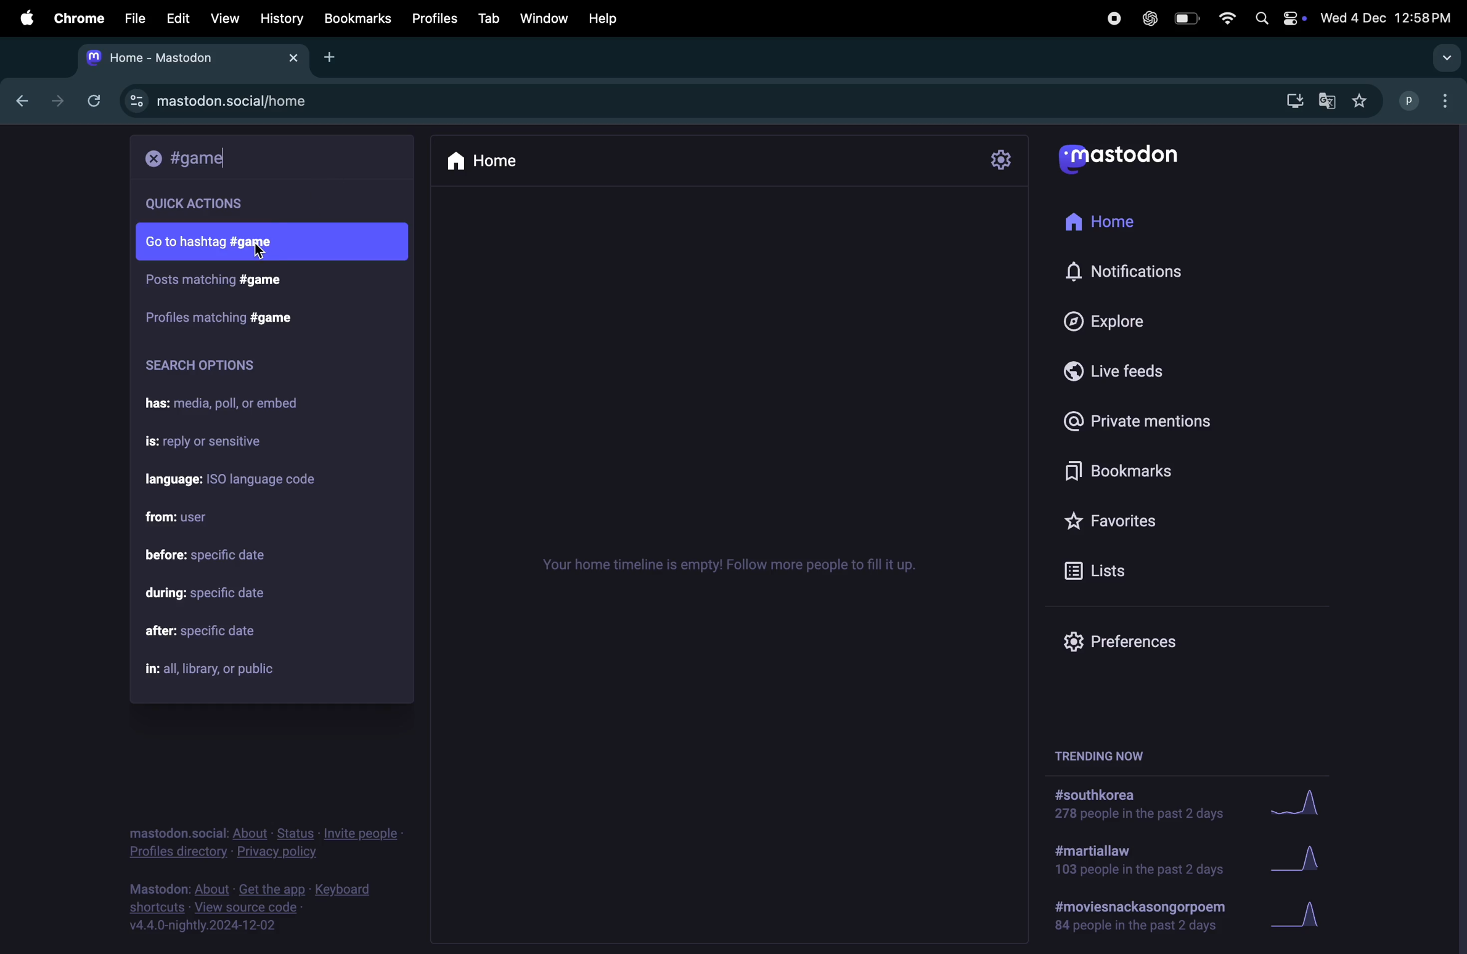 This screenshot has width=1467, height=954. Describe the element at coordinates (240, 481) in the screenshot. I see `language iso` at that location.